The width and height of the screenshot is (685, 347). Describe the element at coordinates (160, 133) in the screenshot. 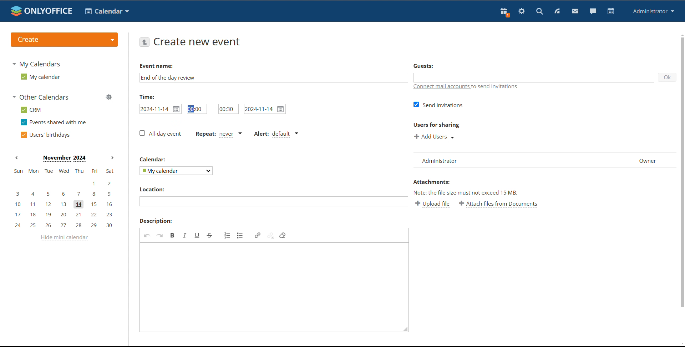

I see `all-day event unticked` at that location.